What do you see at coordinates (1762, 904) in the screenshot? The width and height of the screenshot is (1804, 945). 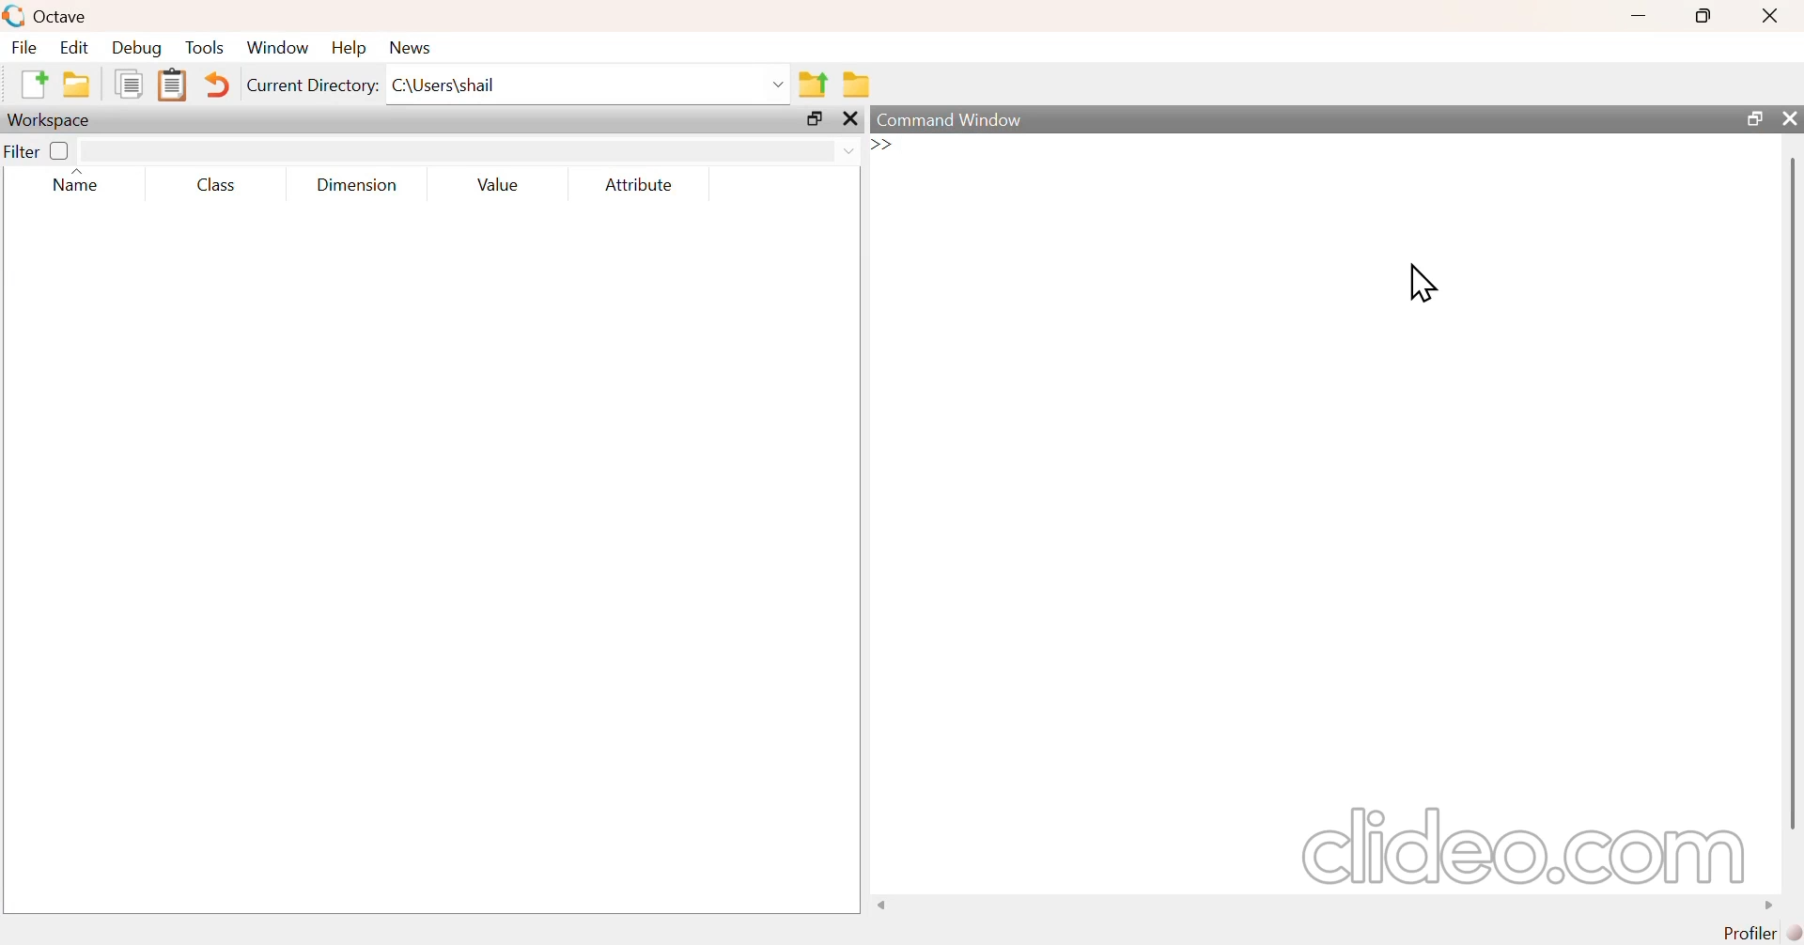 I see `move right` at bounding box center [1762, 904].